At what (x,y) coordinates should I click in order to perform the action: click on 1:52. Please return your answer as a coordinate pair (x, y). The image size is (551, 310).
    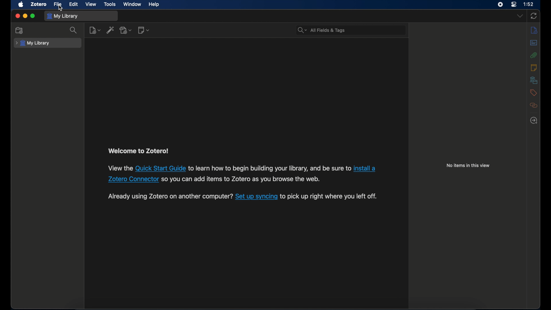
    Looking at the image, I should click on (529, 4).